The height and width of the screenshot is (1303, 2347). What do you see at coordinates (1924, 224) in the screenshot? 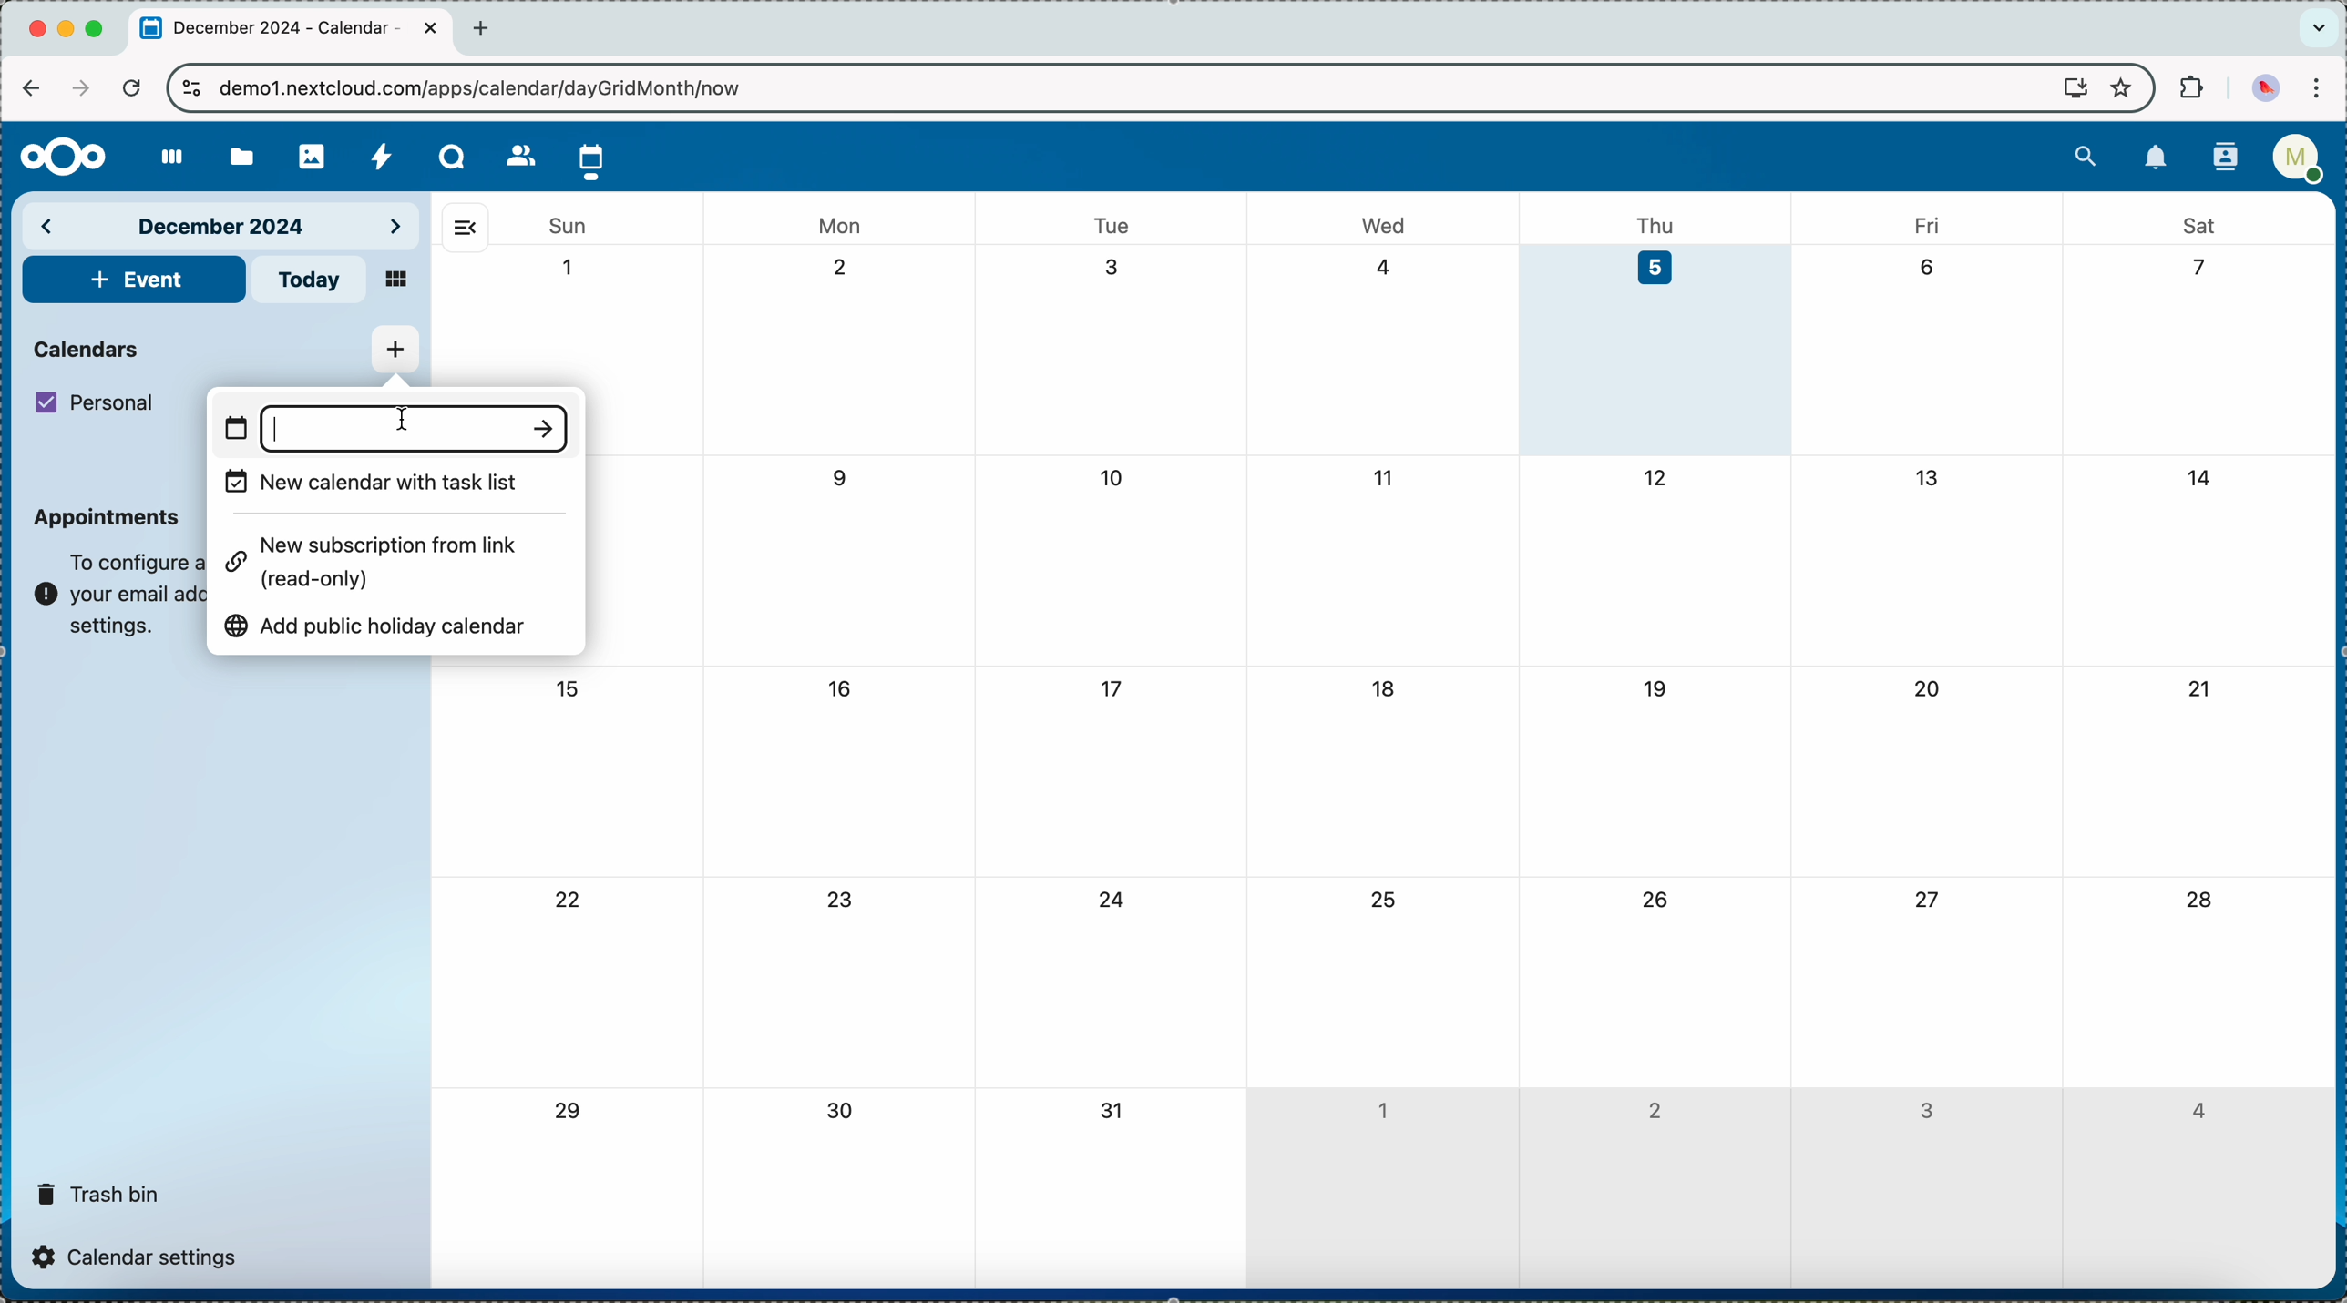
I see `fri` at bounding box center [1924, 224].